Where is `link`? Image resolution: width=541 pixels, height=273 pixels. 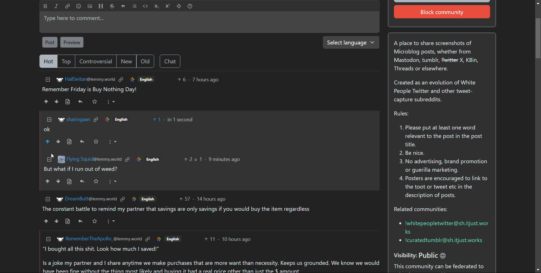 link is located at coordinates (97, 120).